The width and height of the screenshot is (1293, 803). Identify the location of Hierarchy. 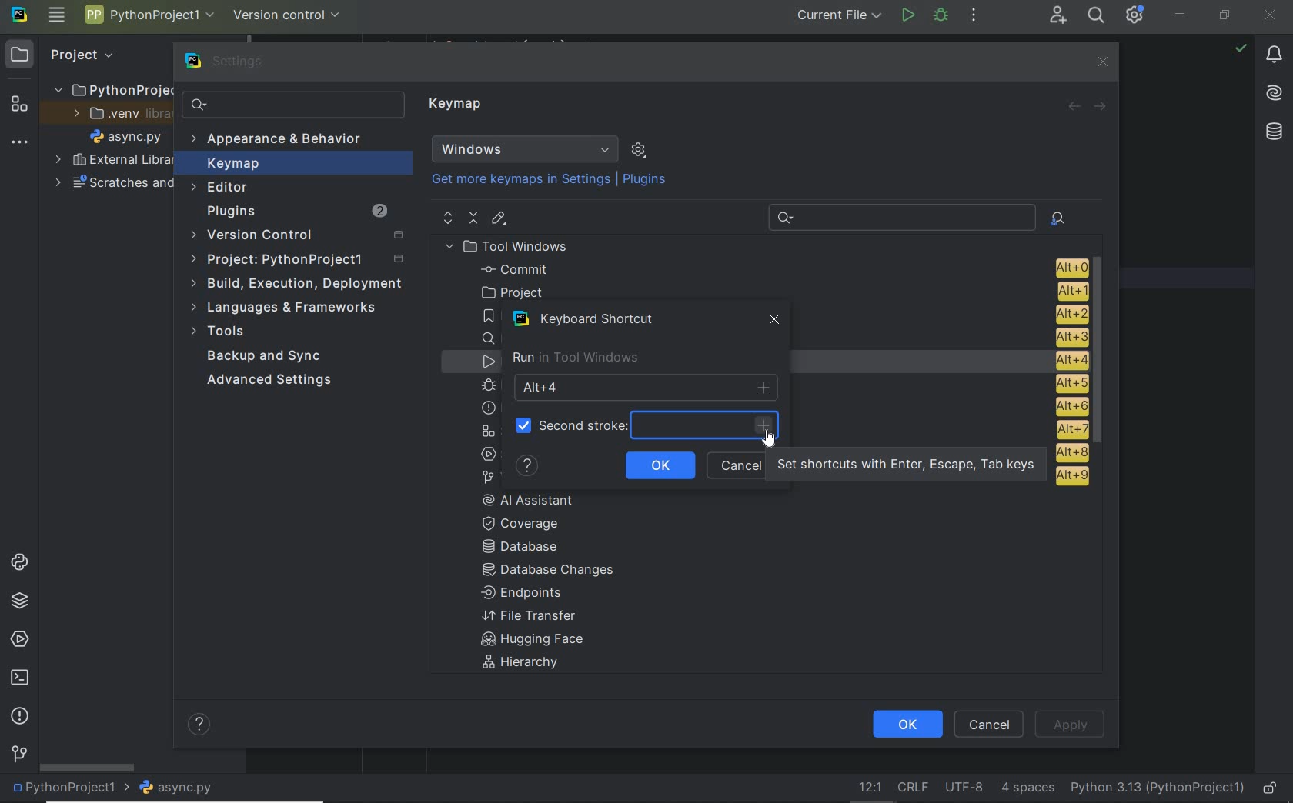
(529, 665).